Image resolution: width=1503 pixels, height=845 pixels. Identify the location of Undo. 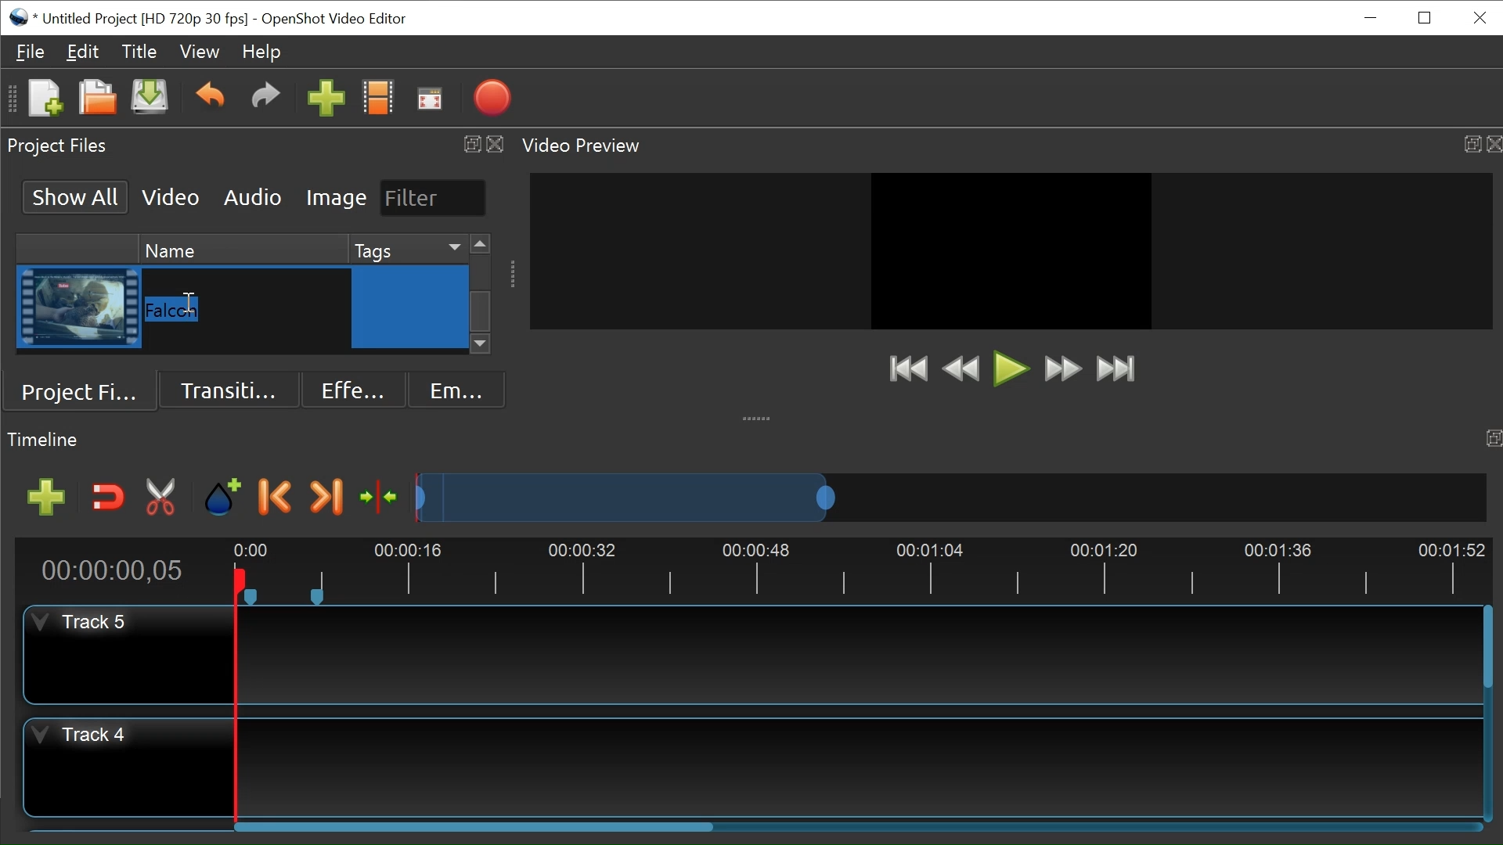
(210, 98).